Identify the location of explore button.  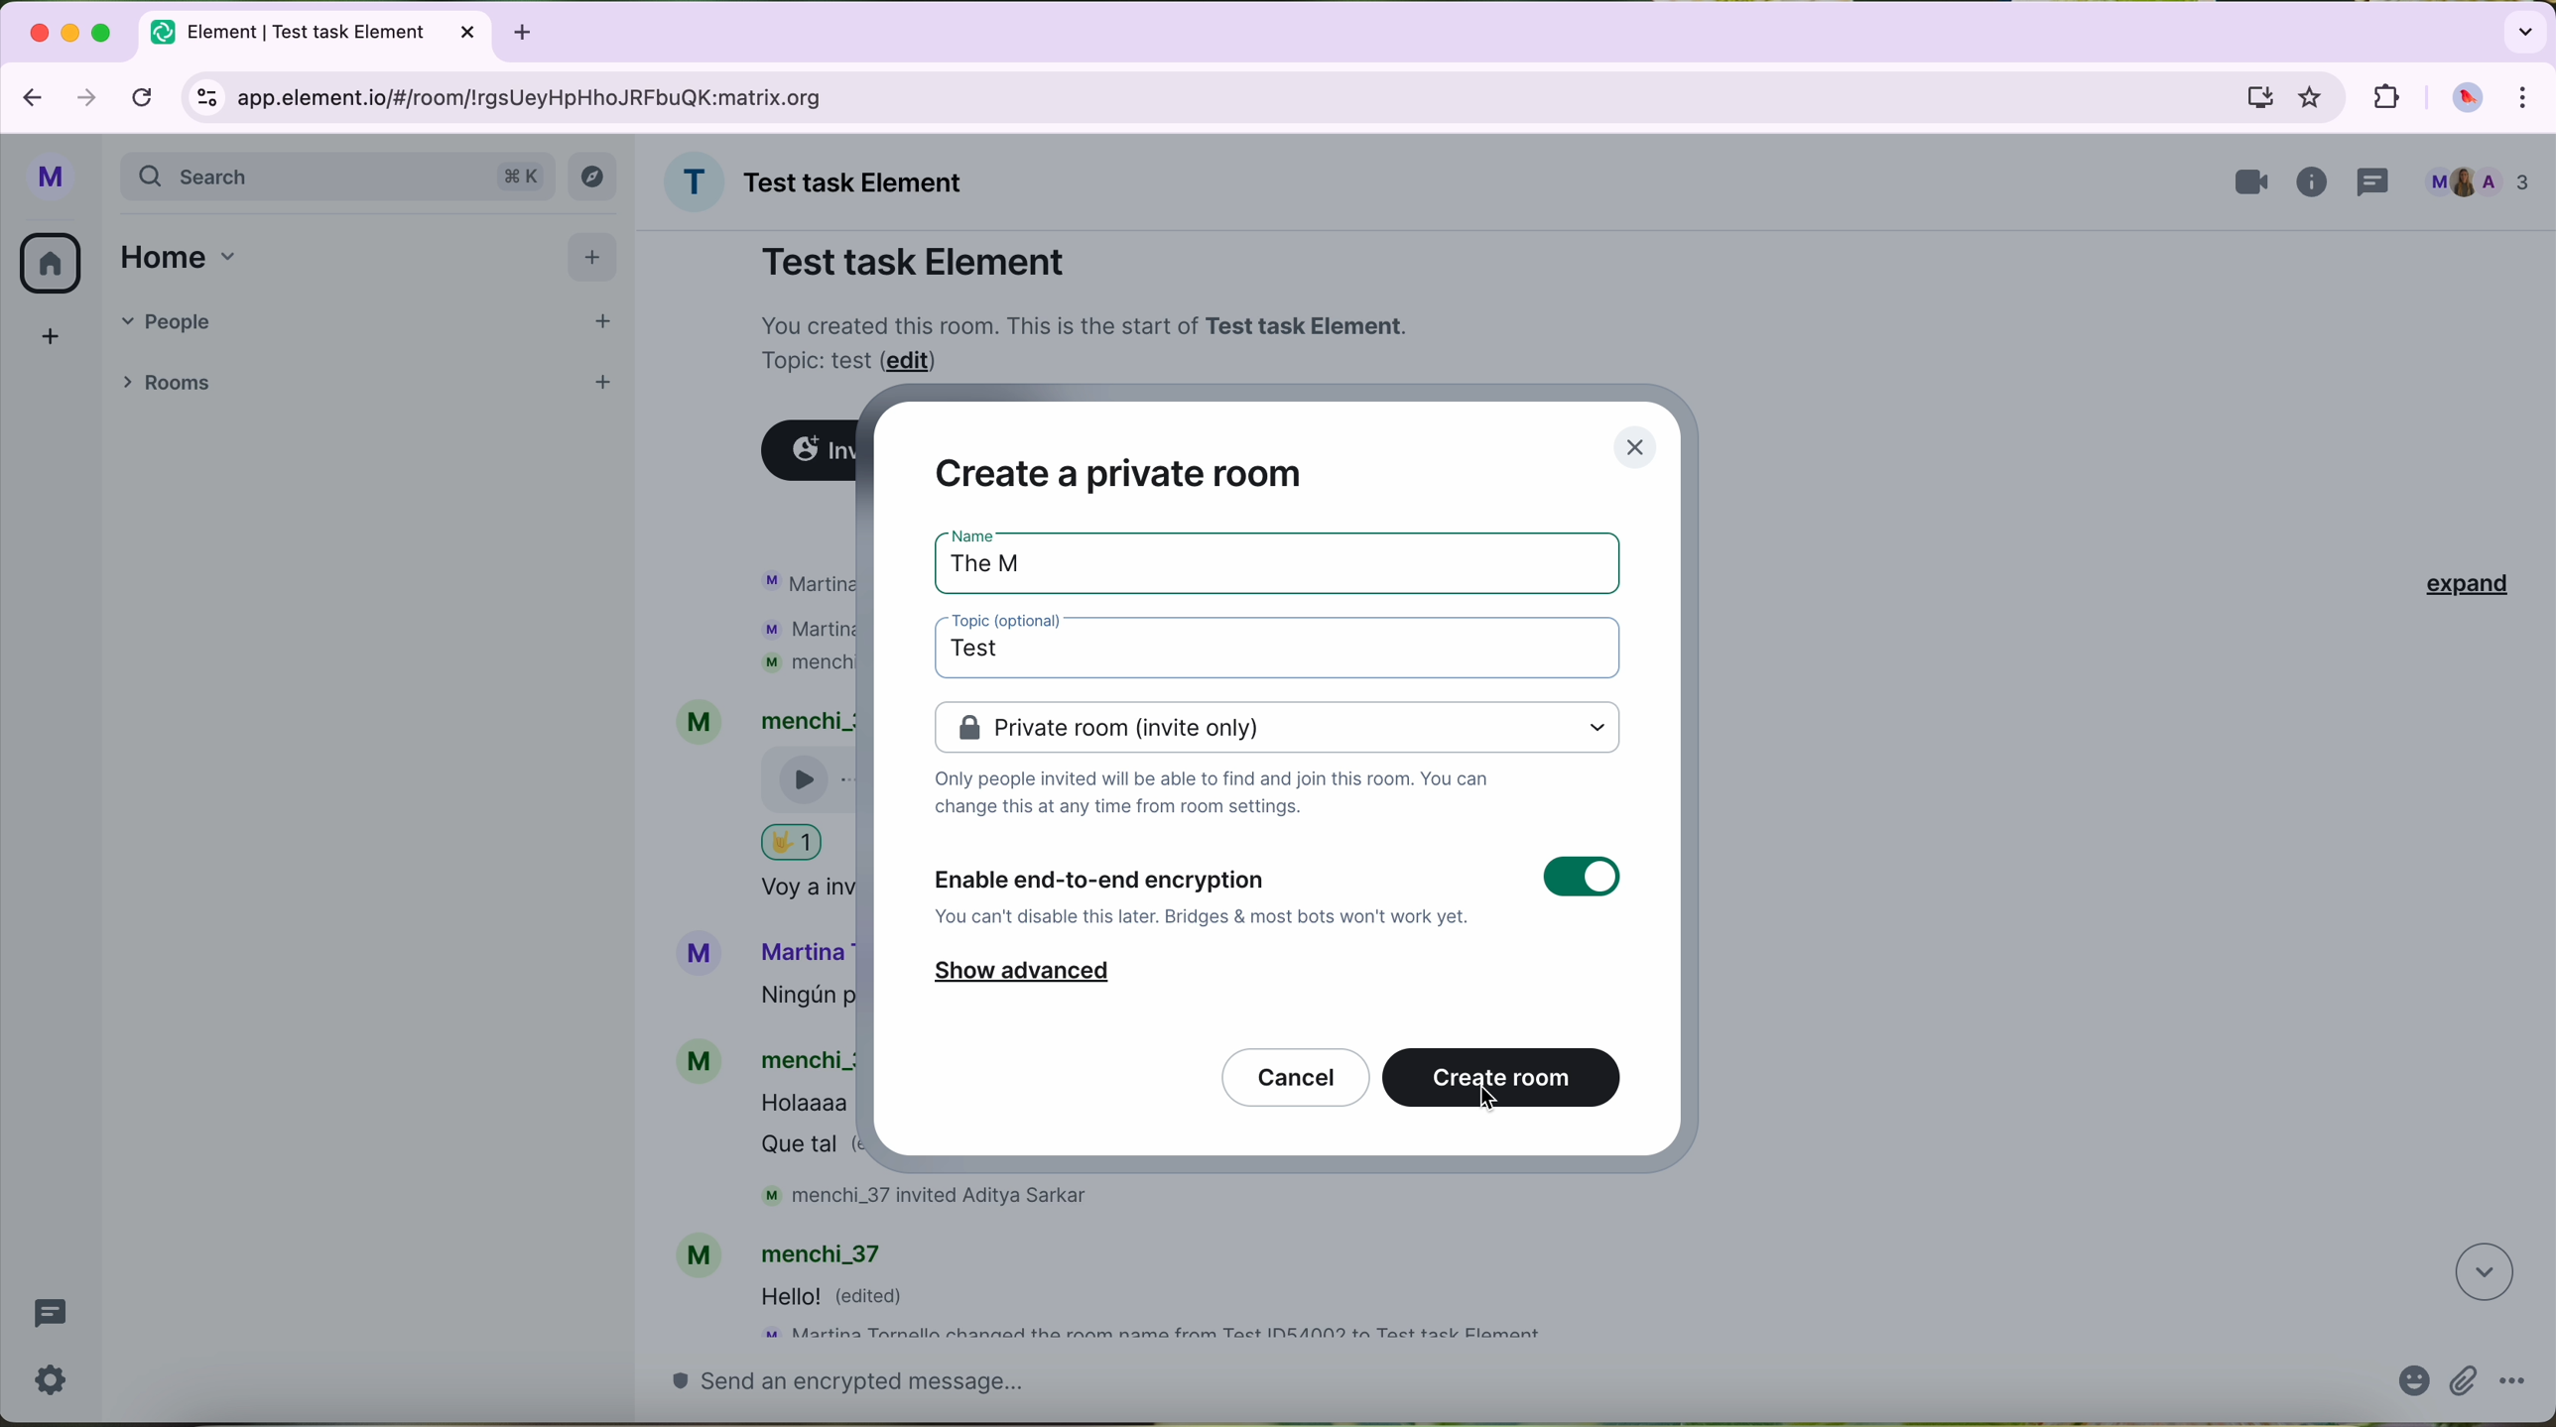
(594, 180).